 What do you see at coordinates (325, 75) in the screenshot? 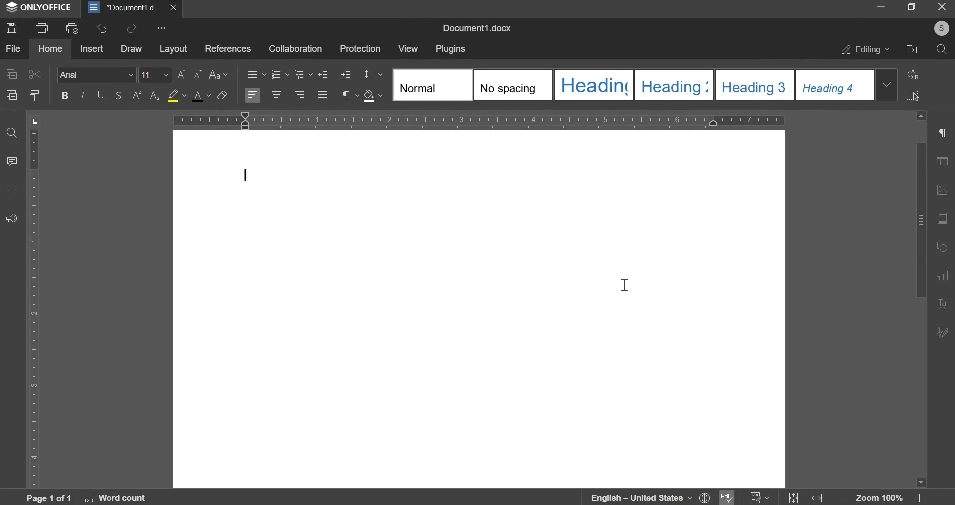
I see `decrease indent` at bounding box center [325, 75].